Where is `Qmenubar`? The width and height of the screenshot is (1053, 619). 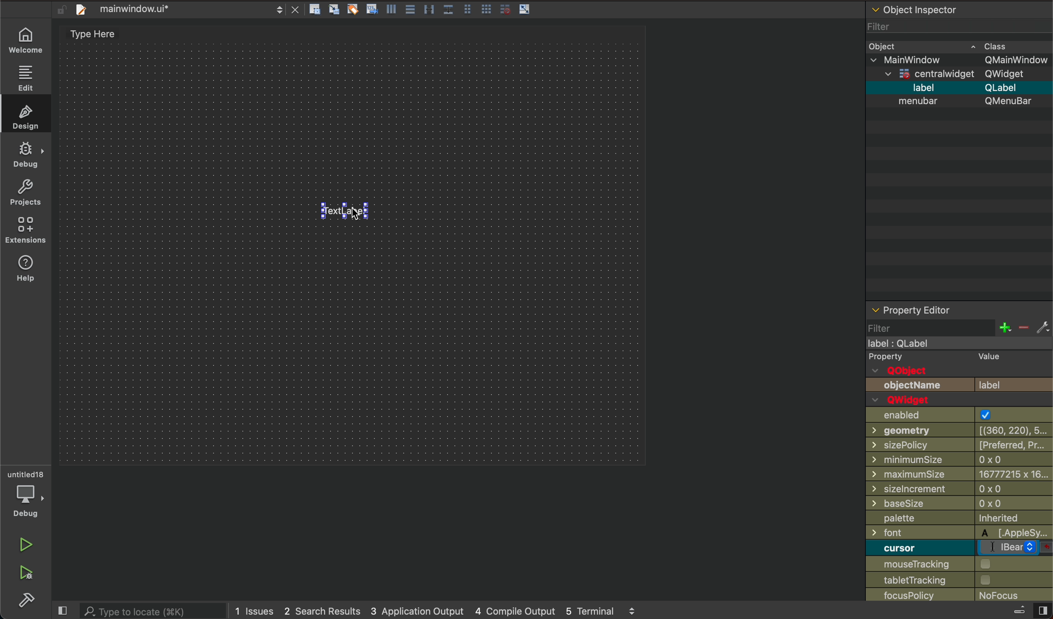 Qmenubar is located at coordinates (1008, 103).